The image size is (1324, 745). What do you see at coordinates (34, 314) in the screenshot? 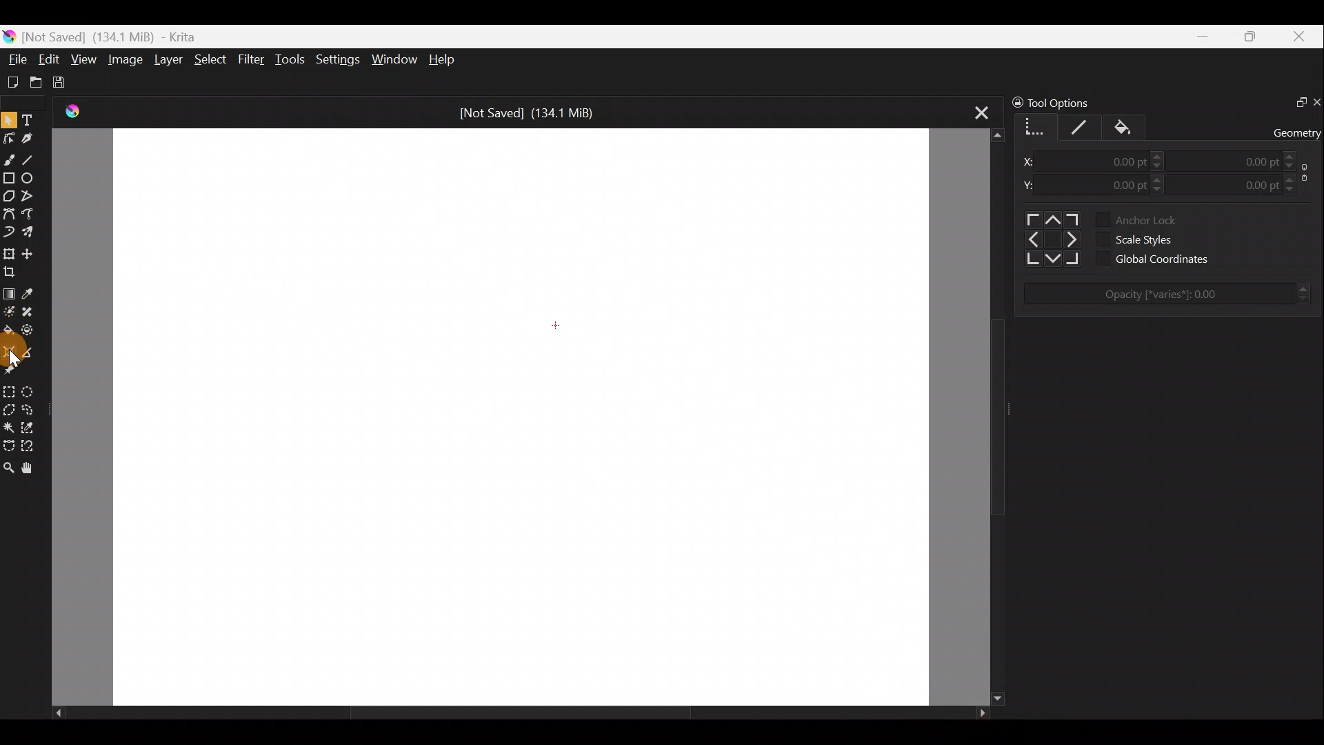
I see `Smart patch tool` at bounding box center [34, 314].